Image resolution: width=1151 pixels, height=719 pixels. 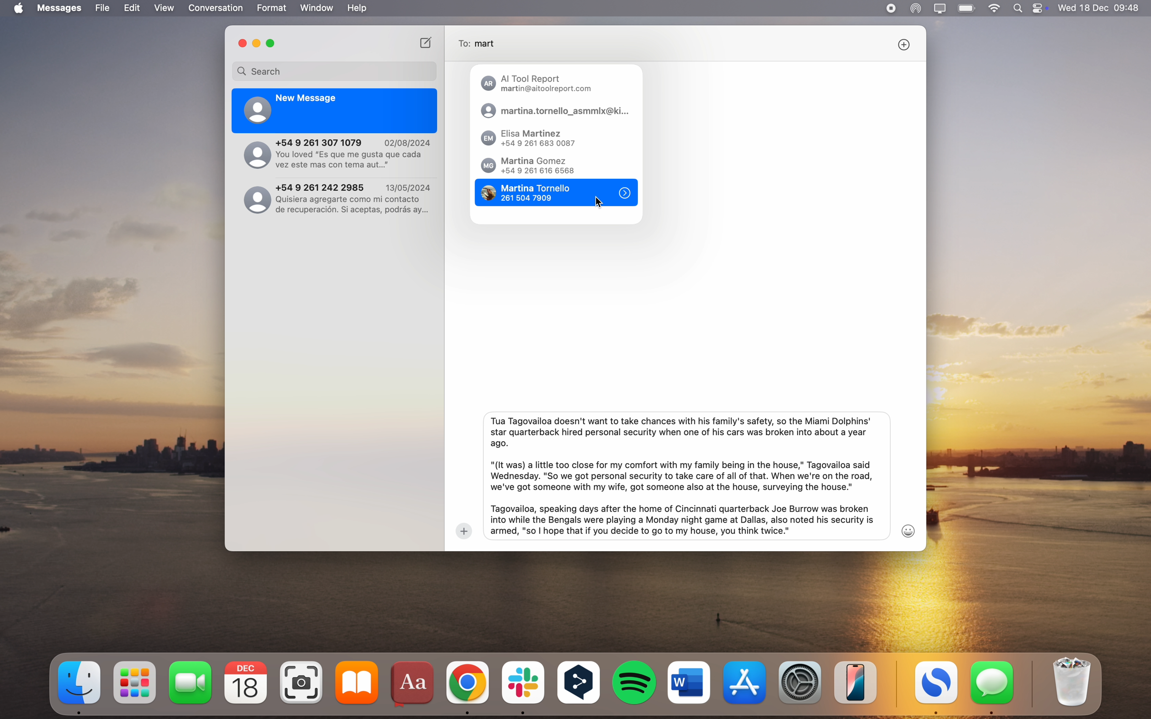 What do you see at coordinates (936, 688) in the screenshot?
I see `simplenote` at bounding box center [936, 688].